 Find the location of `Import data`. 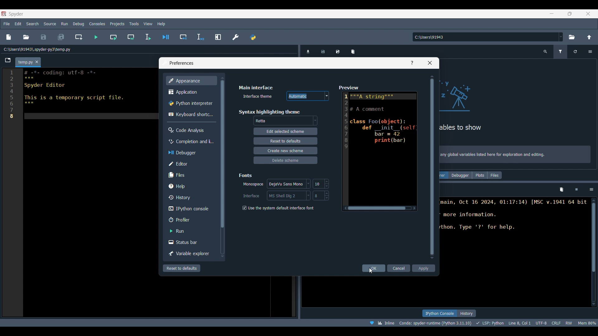

Import data is located at coordinates (309, 51).